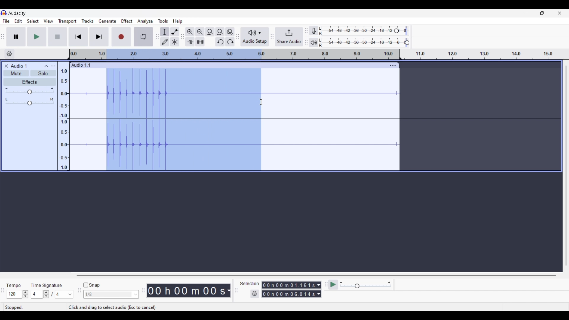  Describe the element at coordinates (15, 294) in the screenshot. I see `Type in tempo` at that location.